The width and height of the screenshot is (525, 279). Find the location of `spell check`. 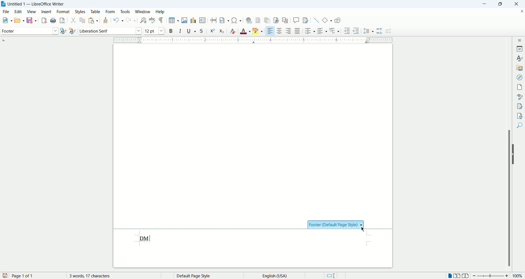

spell check is located at coordinates (153, 20).